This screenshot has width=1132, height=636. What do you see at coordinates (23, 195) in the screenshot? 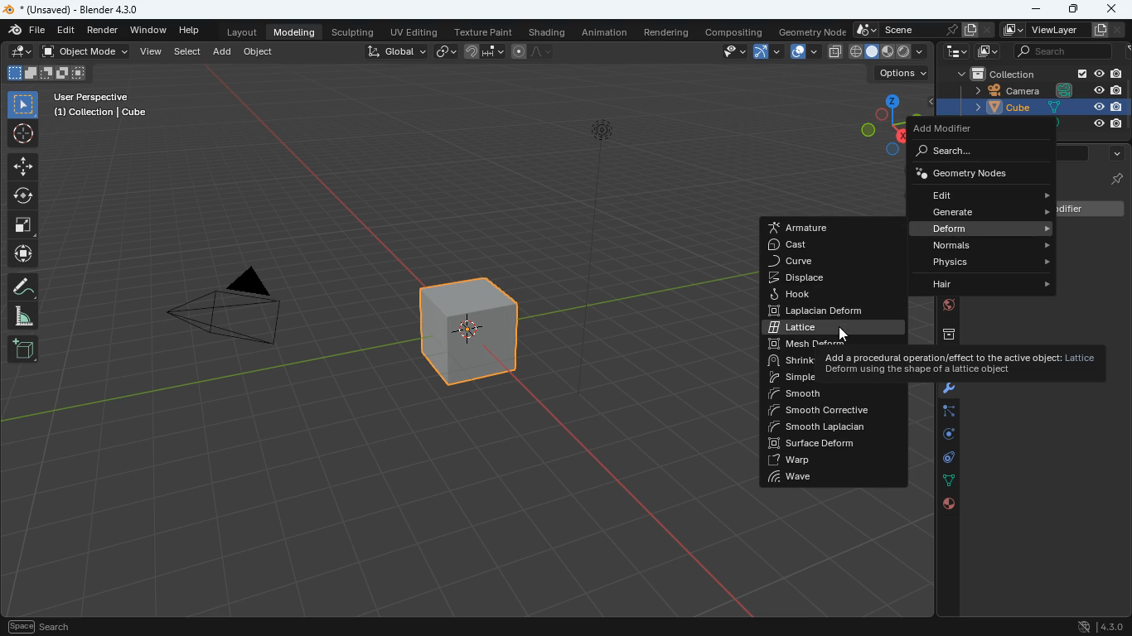
I see `rotate` at bounding box center [23, 195].